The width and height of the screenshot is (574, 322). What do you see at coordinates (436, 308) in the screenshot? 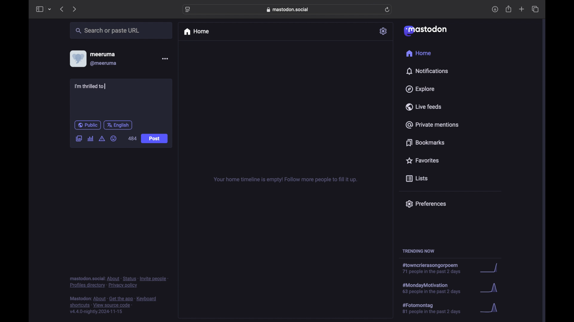
I see `hashtag trend` at bounding box center [436, 308].